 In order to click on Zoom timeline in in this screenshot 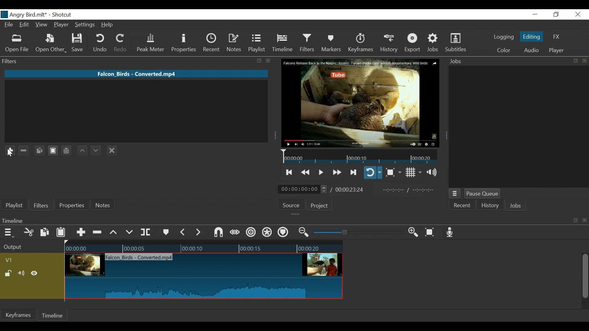, I will do `click(415, 233)`.